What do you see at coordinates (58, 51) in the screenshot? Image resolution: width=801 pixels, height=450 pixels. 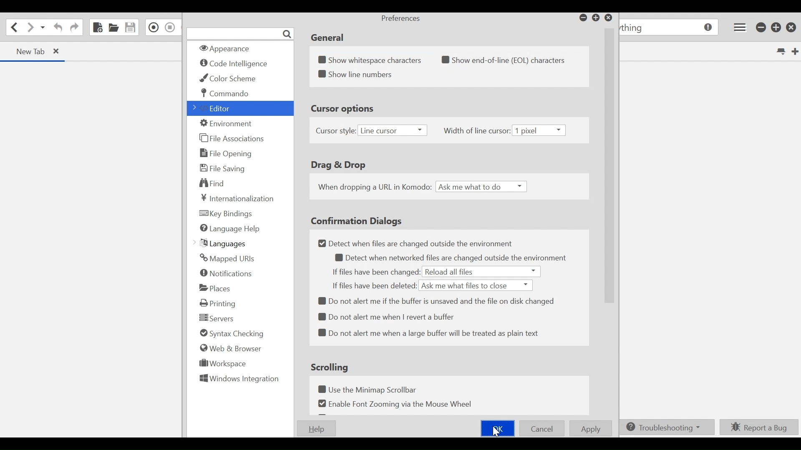 I see `close` at bounding box center [58, 51].